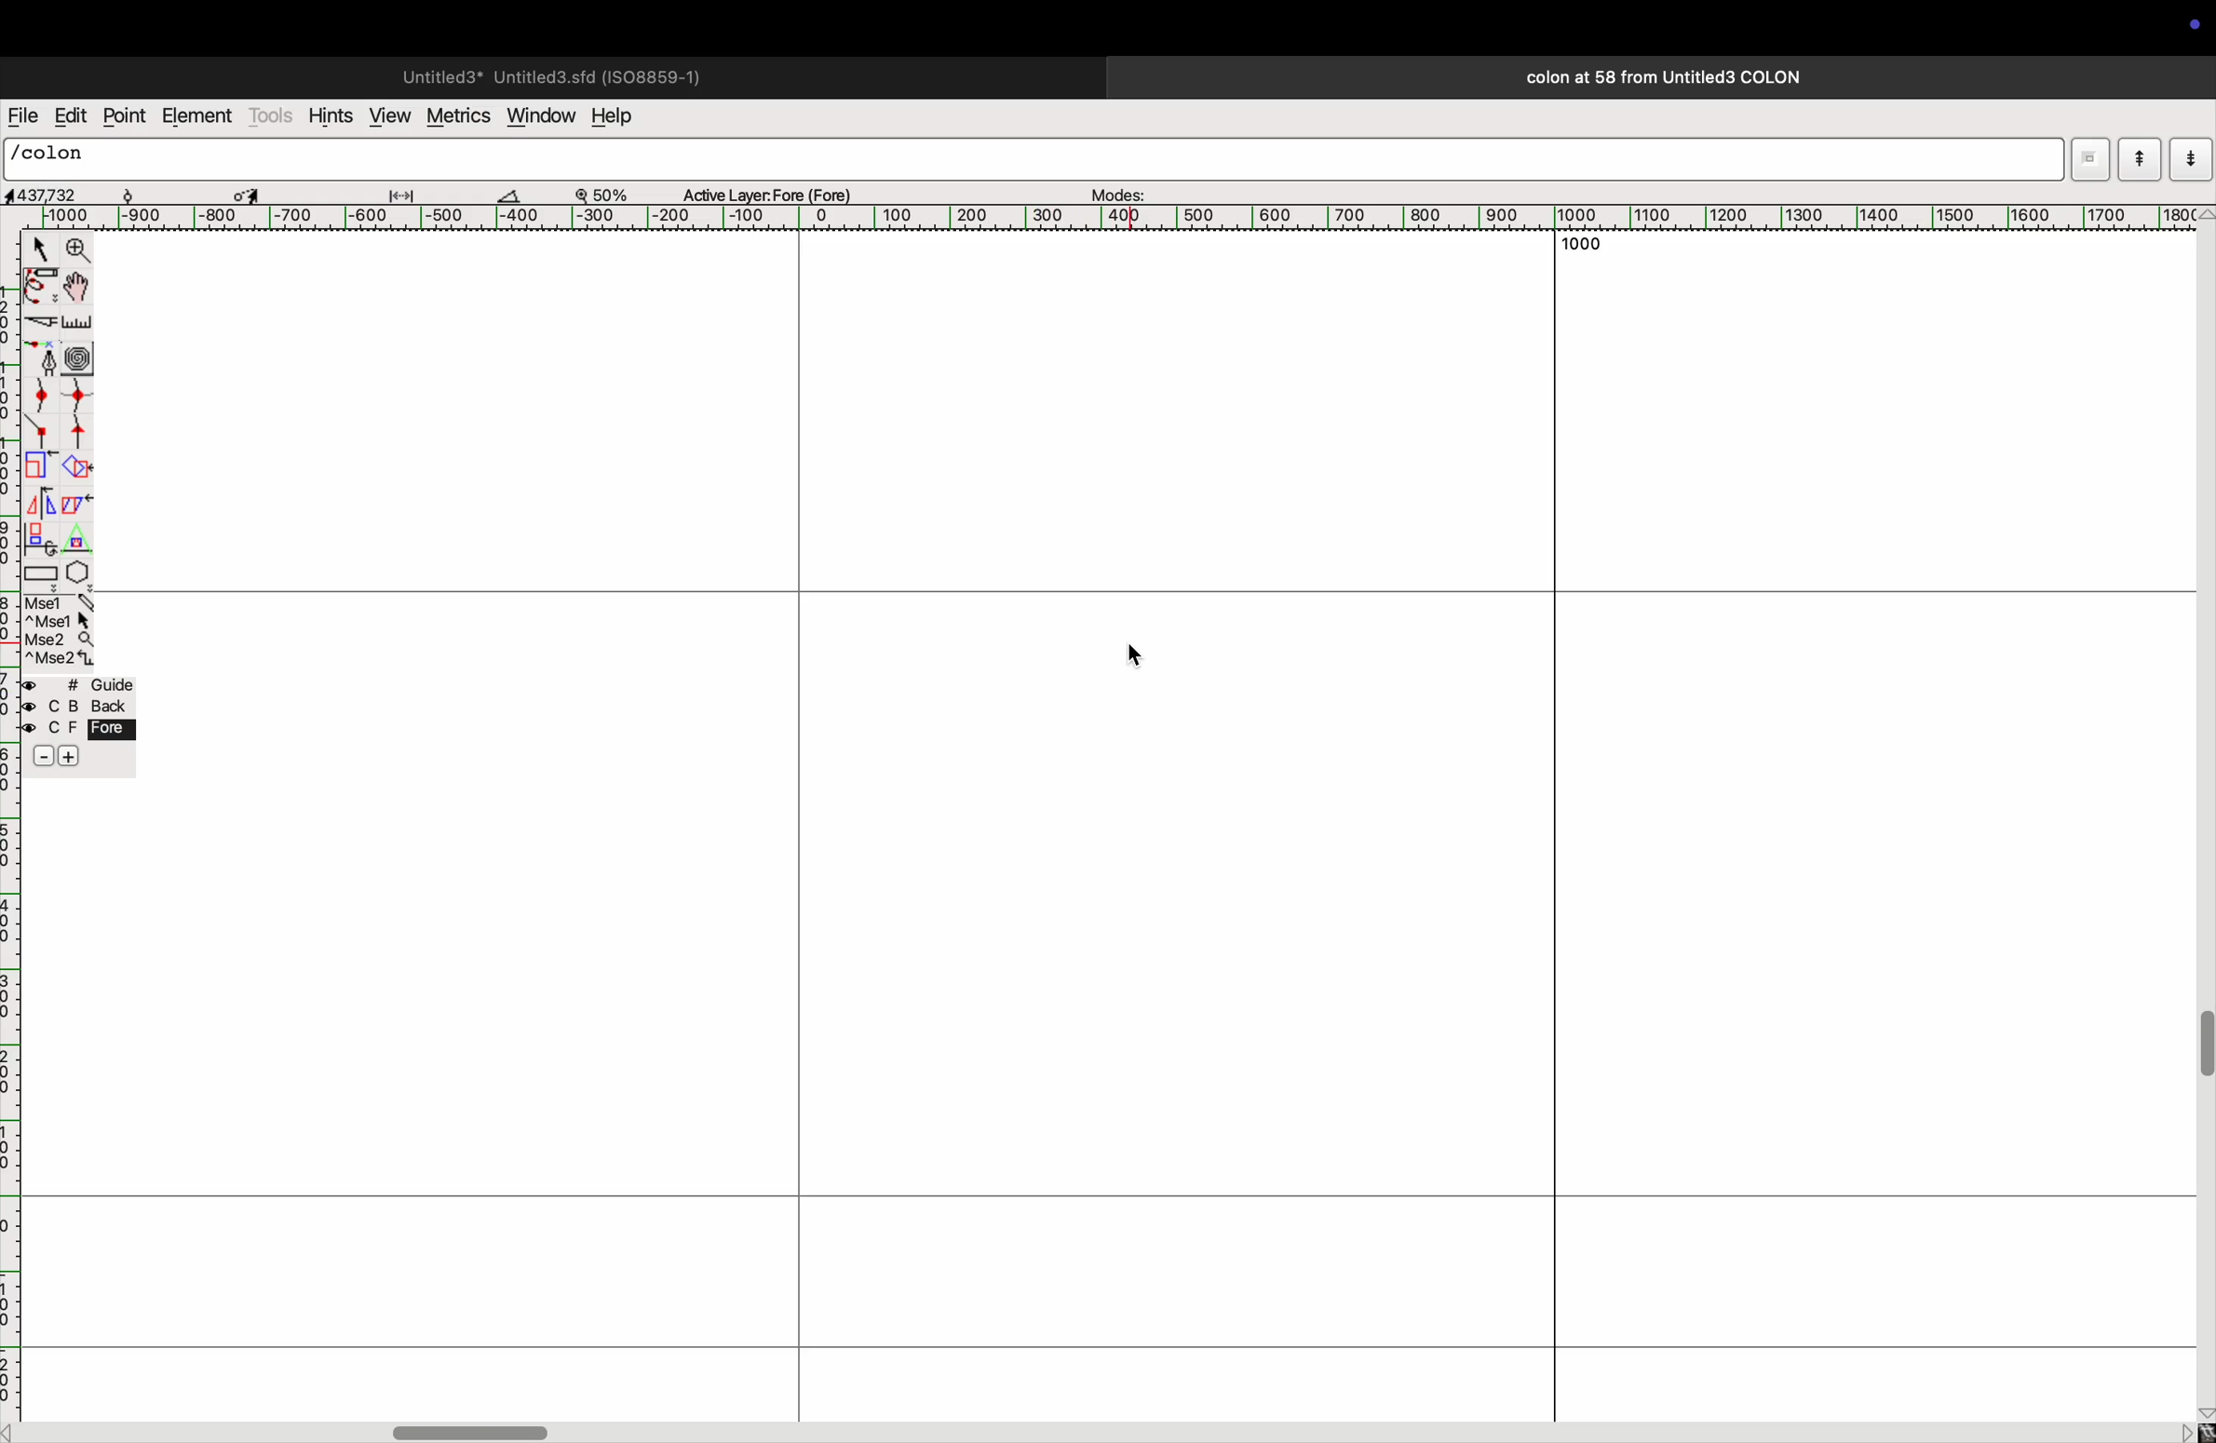 Image resolution: width=2216 pixels, height=1443 pixels. I want to click on untitled page, so click(549, 74).